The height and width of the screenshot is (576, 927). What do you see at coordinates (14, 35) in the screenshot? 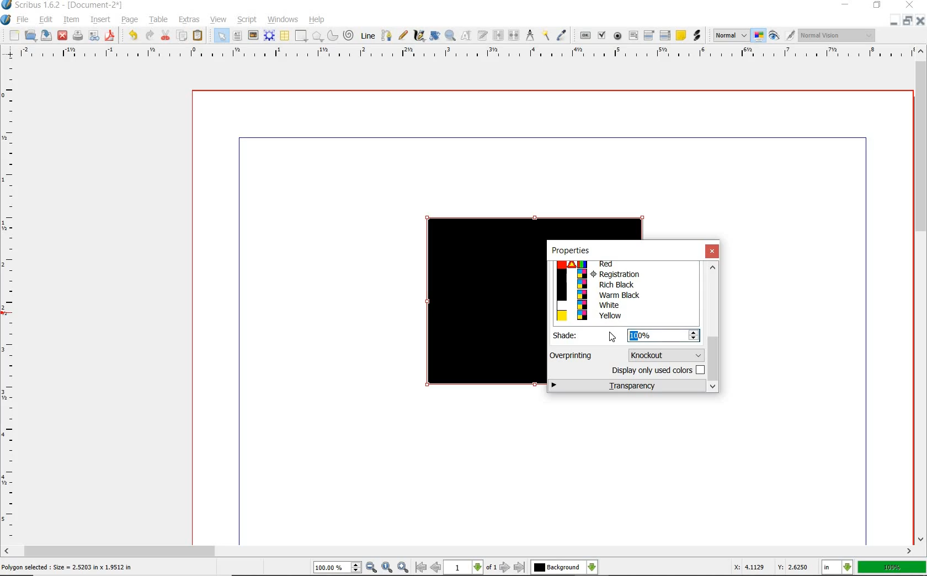
I see `new` at bounding box center [14, 35].